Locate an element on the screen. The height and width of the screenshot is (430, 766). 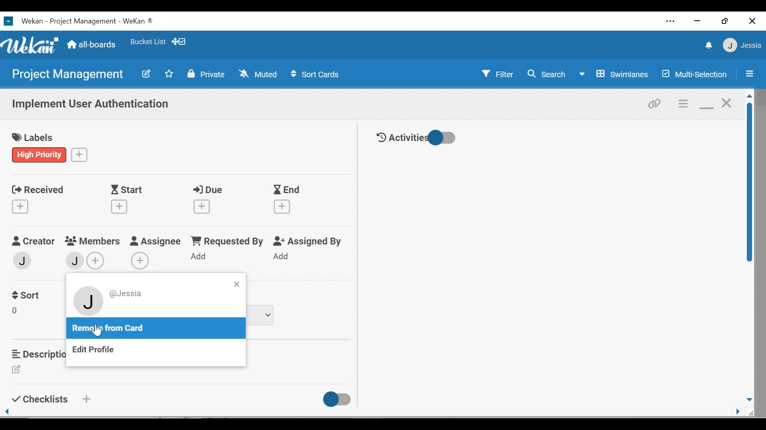
Wekan - Project Management - WeKan ® is located at coordinates (86, 21).